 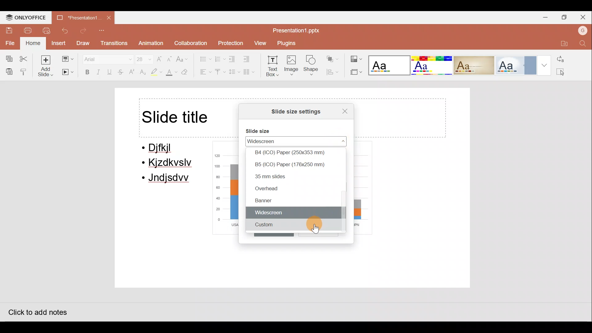 What do you see at coordinates (150, 43) in the screenshot?
I see `Animation` at bounding box center [150, 43].